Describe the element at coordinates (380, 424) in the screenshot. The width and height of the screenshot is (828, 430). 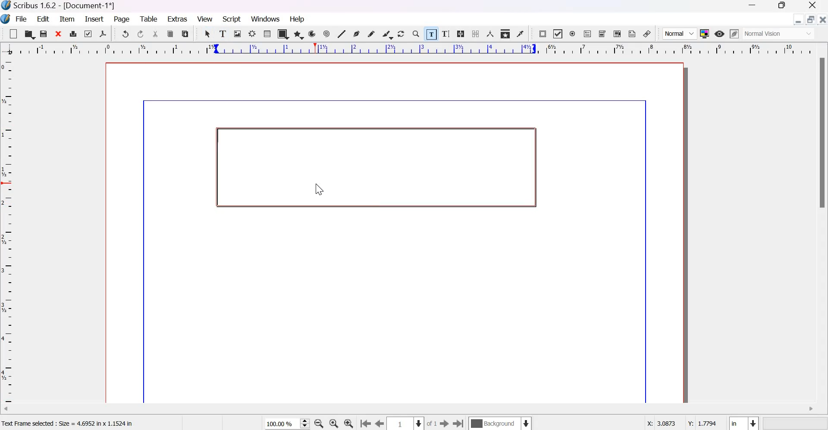
I see `go to the previous page` at that location.